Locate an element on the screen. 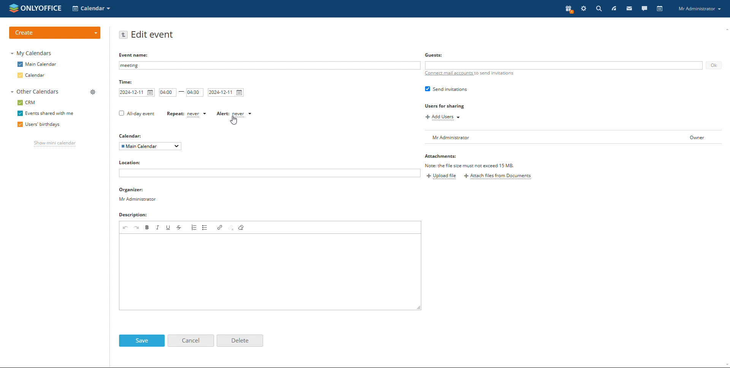 This screenshot has width=730, height=368. send invitations is located at coordinates (446, 89).